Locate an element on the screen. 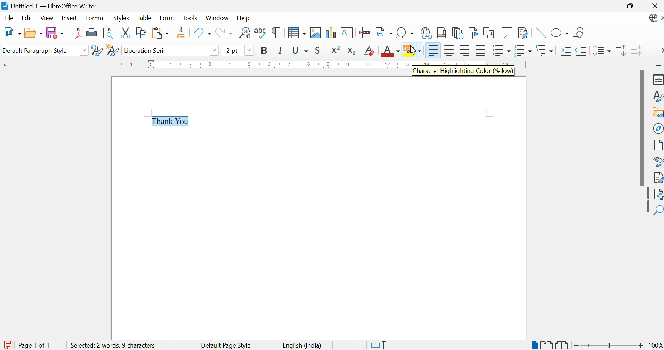 The width and height of the screenshot is (664, 350). Form is located at coordinates (168, 18).